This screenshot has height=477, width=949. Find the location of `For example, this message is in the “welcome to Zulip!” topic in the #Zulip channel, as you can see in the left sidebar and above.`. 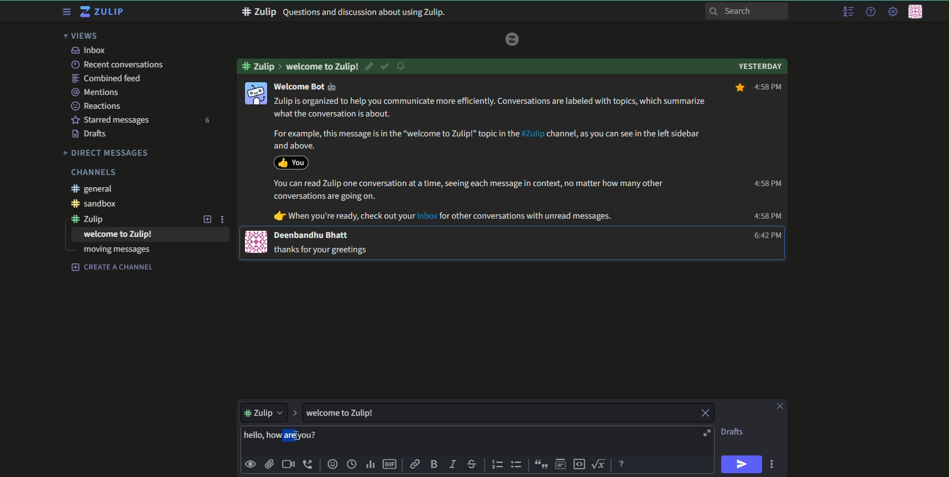

For example, this message is in the “welcome to Zulip!” topic in the #Zulip channel, as you can see in the left sidebar and above. is located at coordinates (484, 139).